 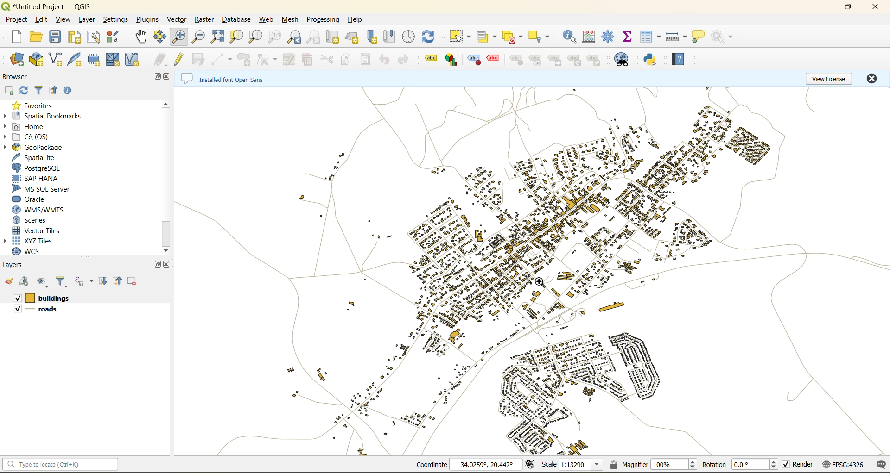 What do you see at coordinates (38, 90) in the screenshot?
I see `filter` at bounding box center [38, 90].